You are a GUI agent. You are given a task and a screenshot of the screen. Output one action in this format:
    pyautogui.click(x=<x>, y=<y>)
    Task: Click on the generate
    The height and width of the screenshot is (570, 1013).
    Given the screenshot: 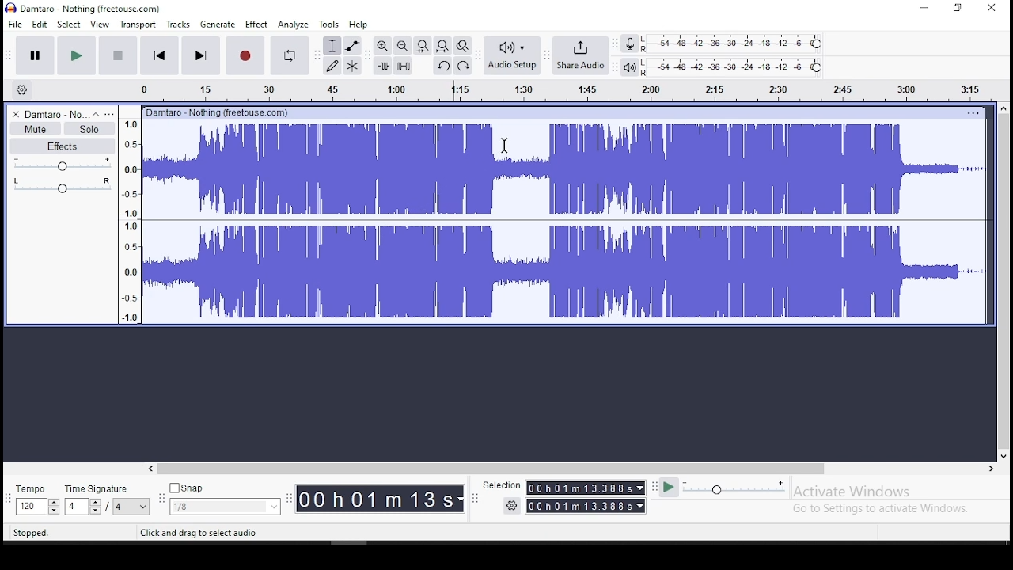 What is the action you would take?
    pyautogui.click(x=219, y=25)
    